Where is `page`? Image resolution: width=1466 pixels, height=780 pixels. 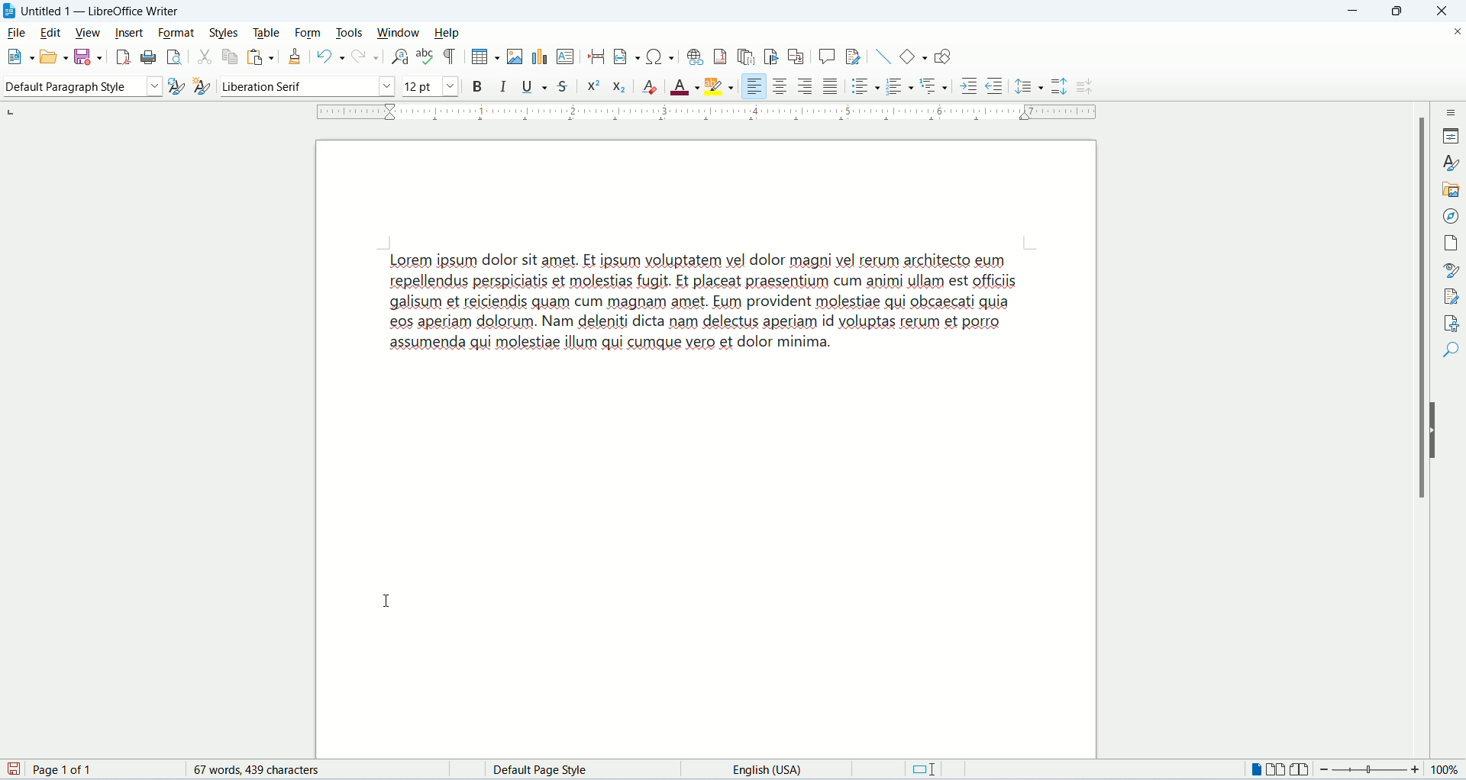 page is located at coordinates (706, 444).